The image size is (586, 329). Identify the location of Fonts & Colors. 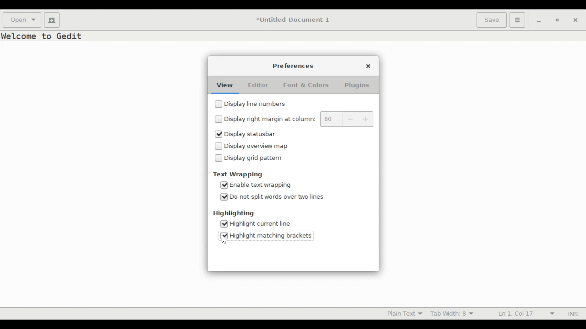
(310, 85).